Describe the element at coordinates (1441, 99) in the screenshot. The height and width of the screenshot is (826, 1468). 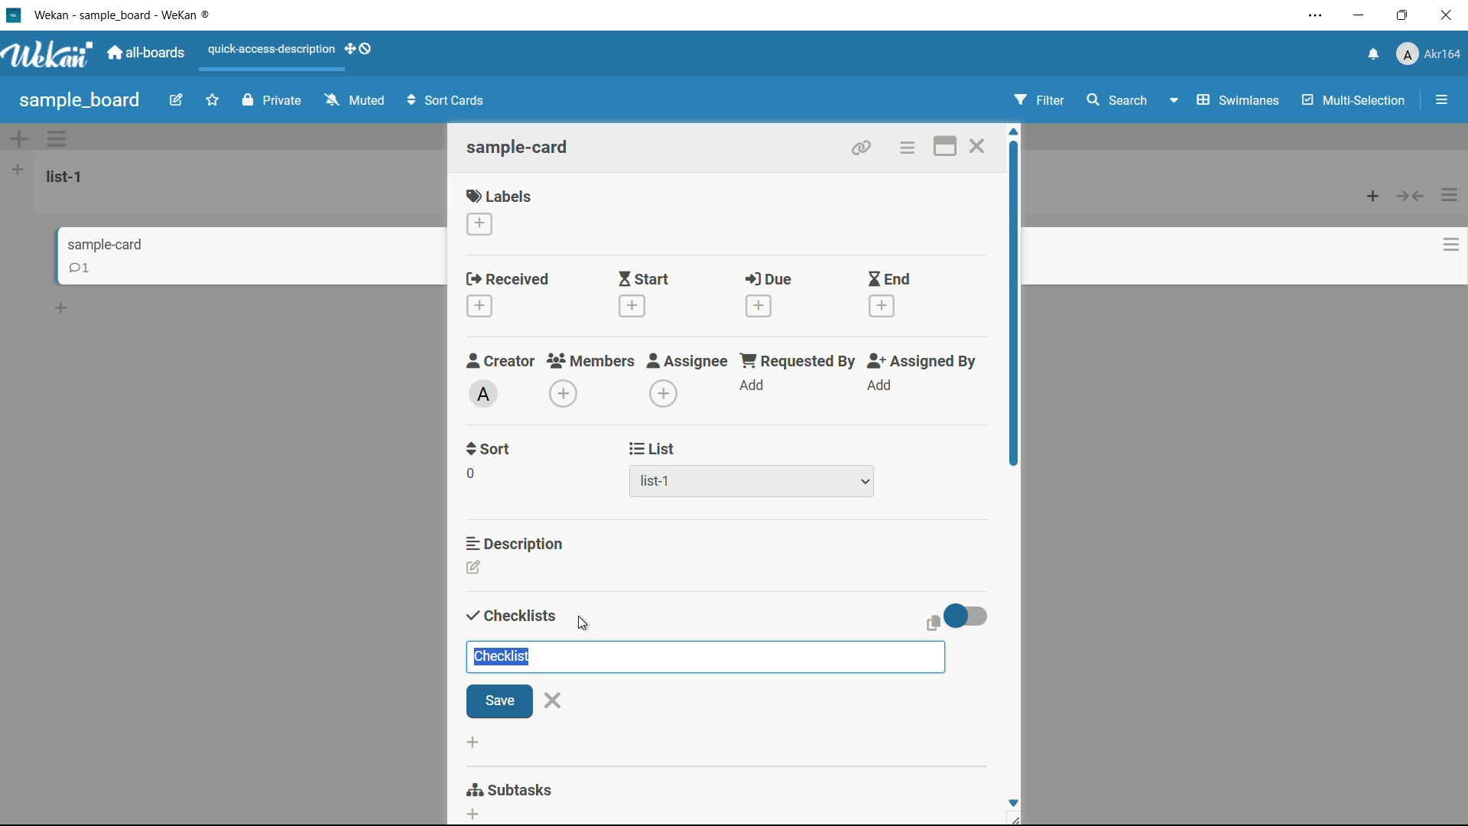
I see `menu` at that location.